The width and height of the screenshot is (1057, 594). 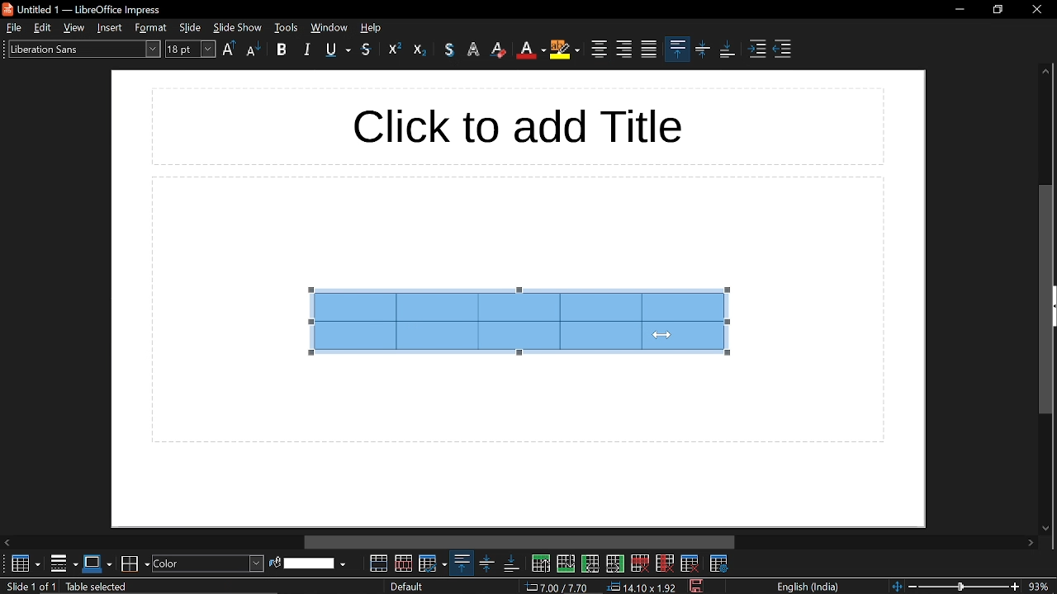 What do you see at coordinates (255, 49) in the screenshot?
I see `lower case` at bounding box center [255, 49].